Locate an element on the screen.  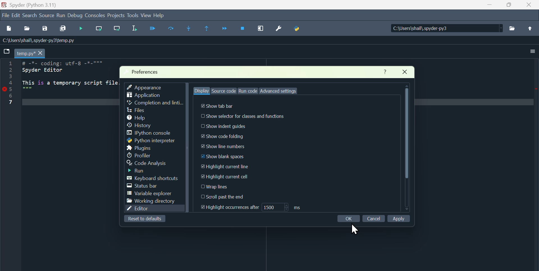
Wrap lines is located at coordinates (217, 187).